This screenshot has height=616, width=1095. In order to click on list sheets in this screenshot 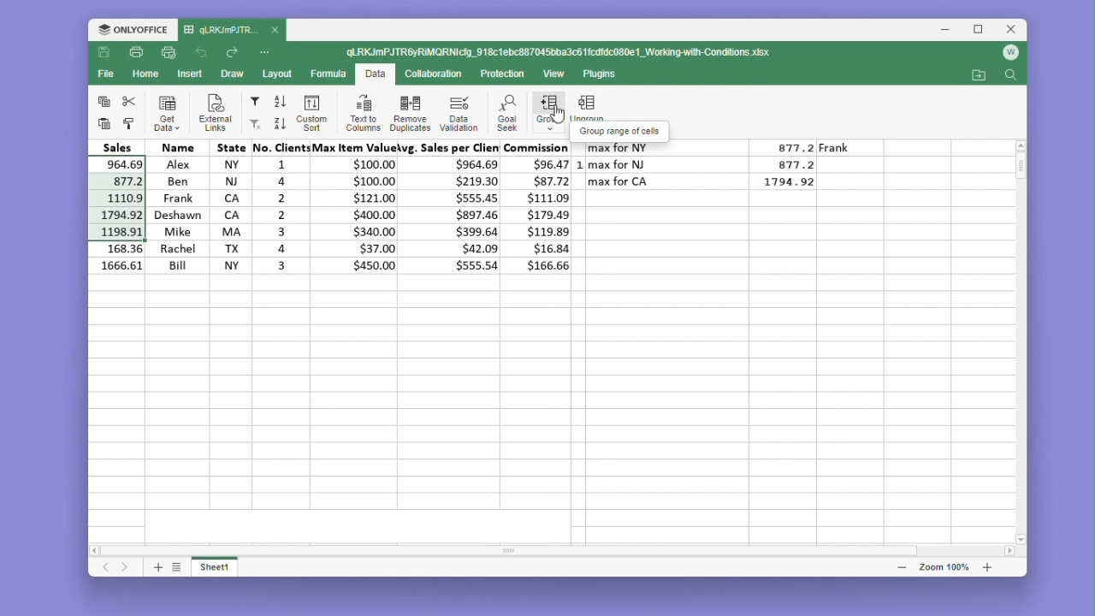, I will do `click(177, 566)`.